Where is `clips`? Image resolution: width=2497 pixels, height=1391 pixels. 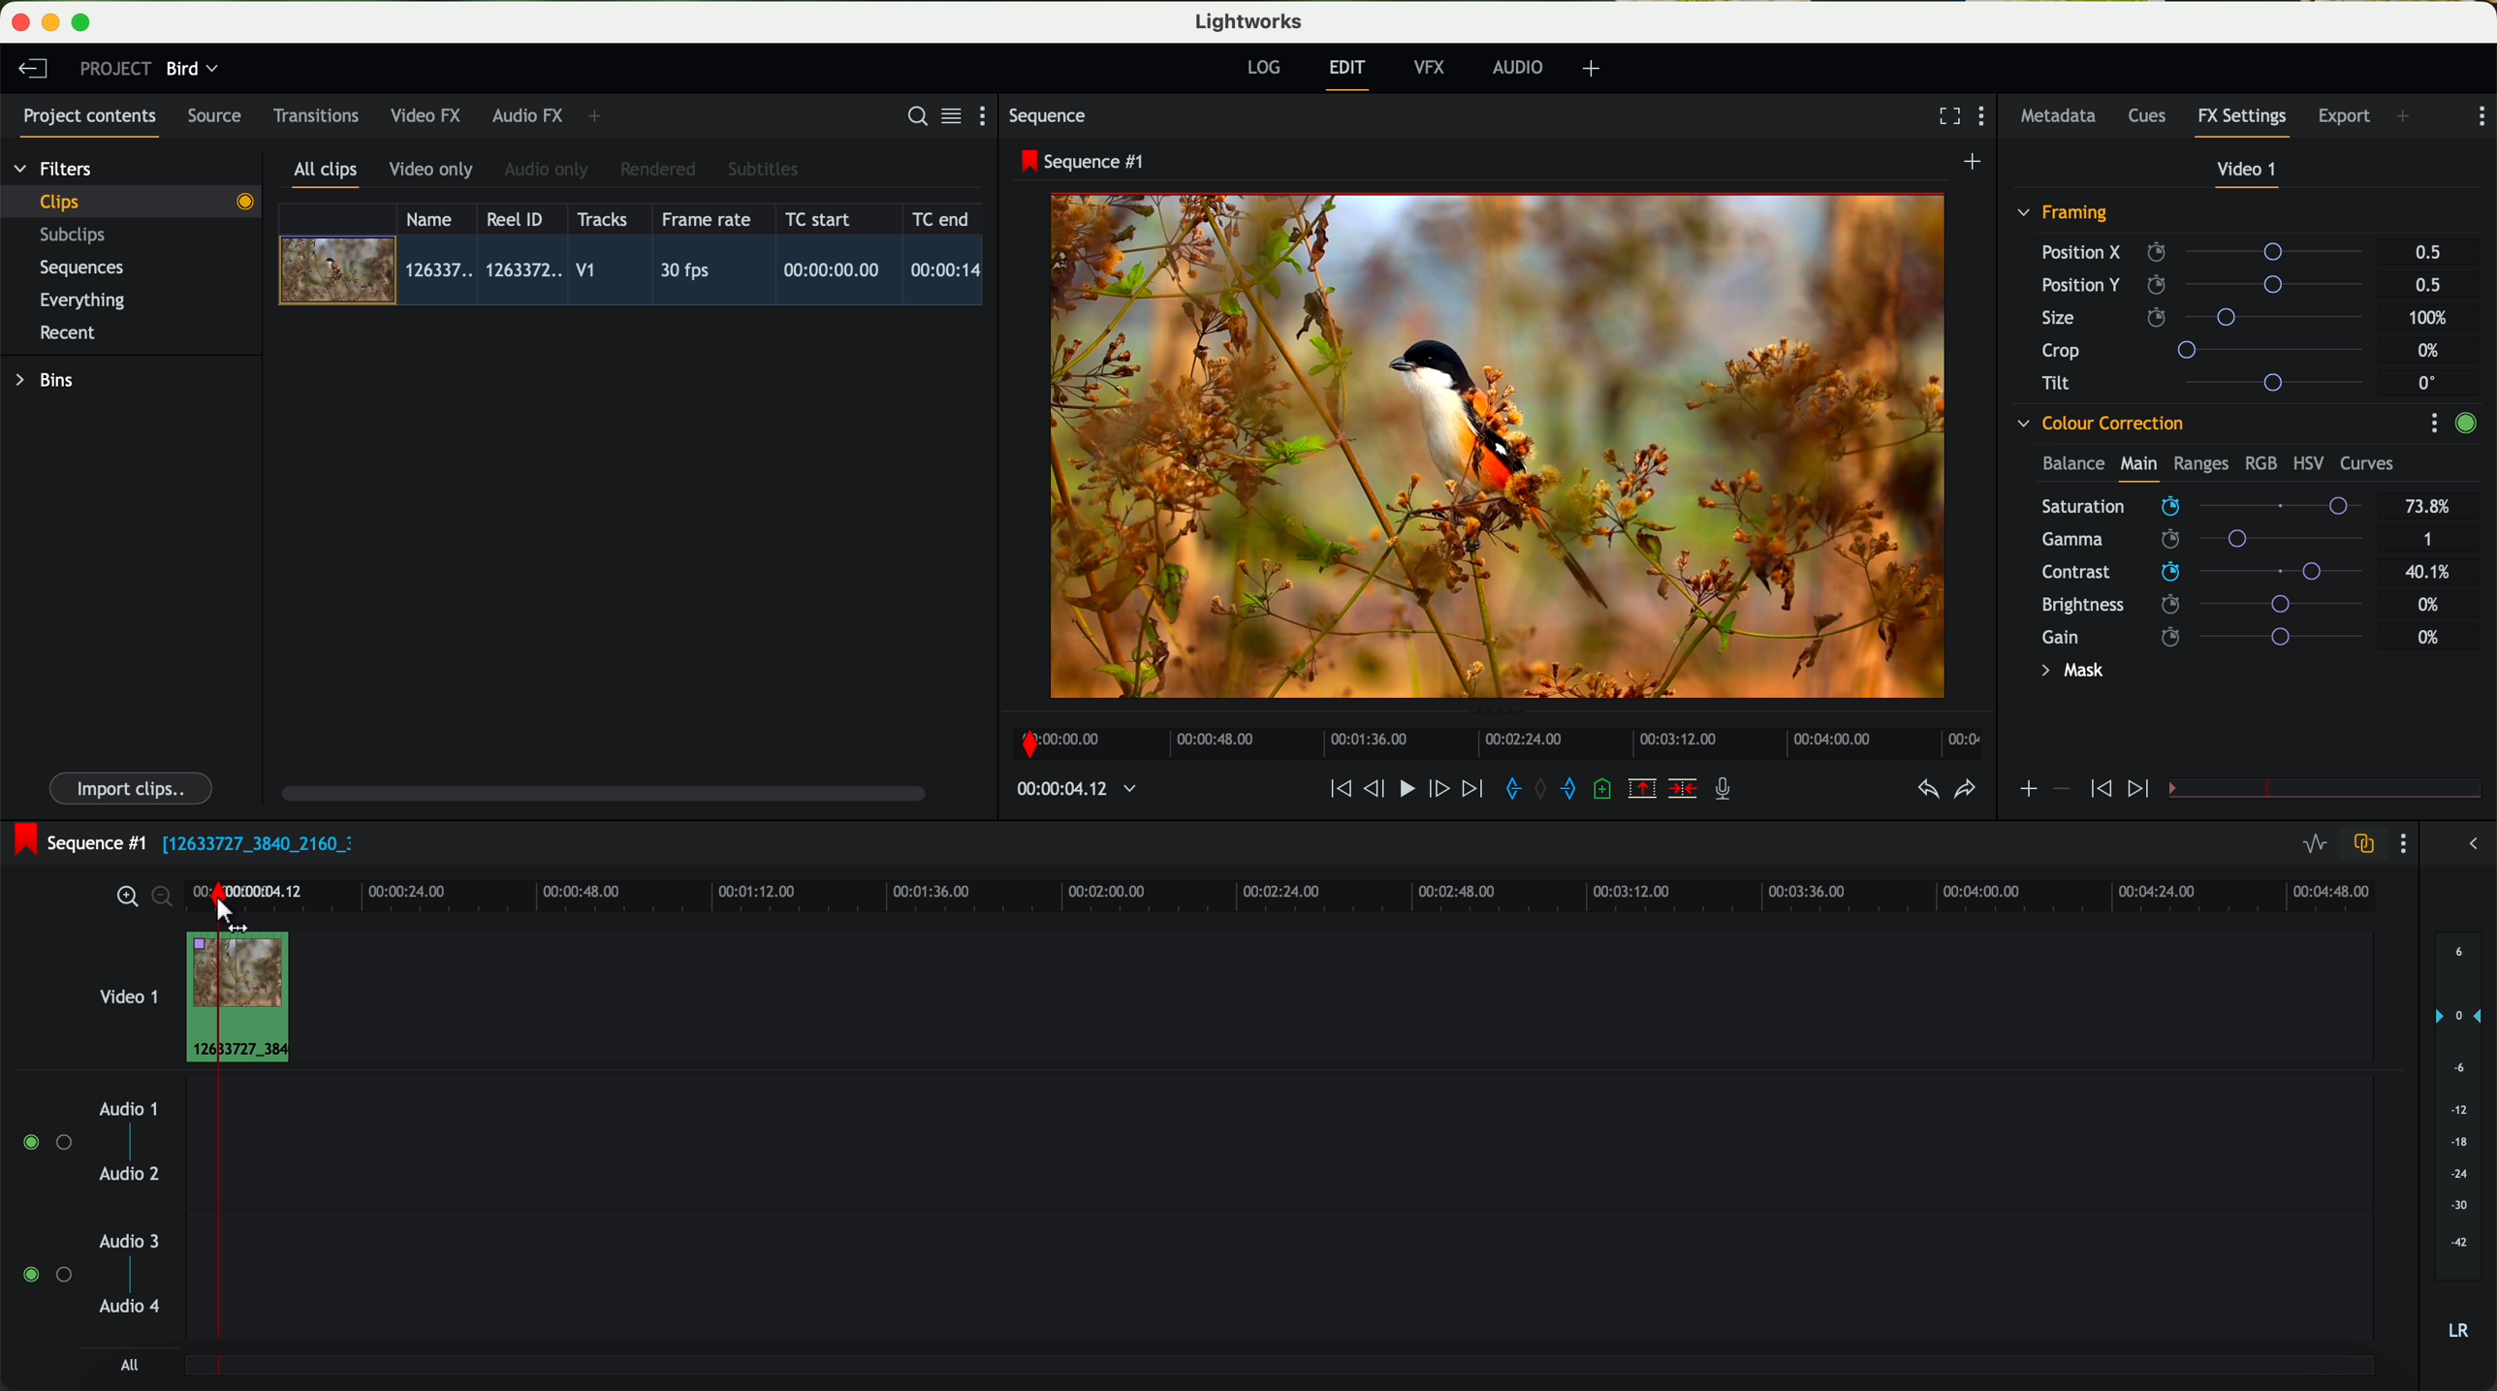
clips is located at coordinates (132, 201).